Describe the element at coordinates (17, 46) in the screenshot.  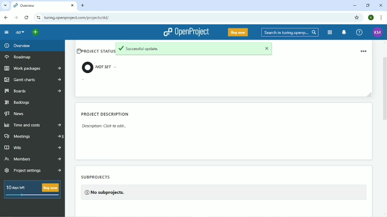
I see `Overview` at that location.